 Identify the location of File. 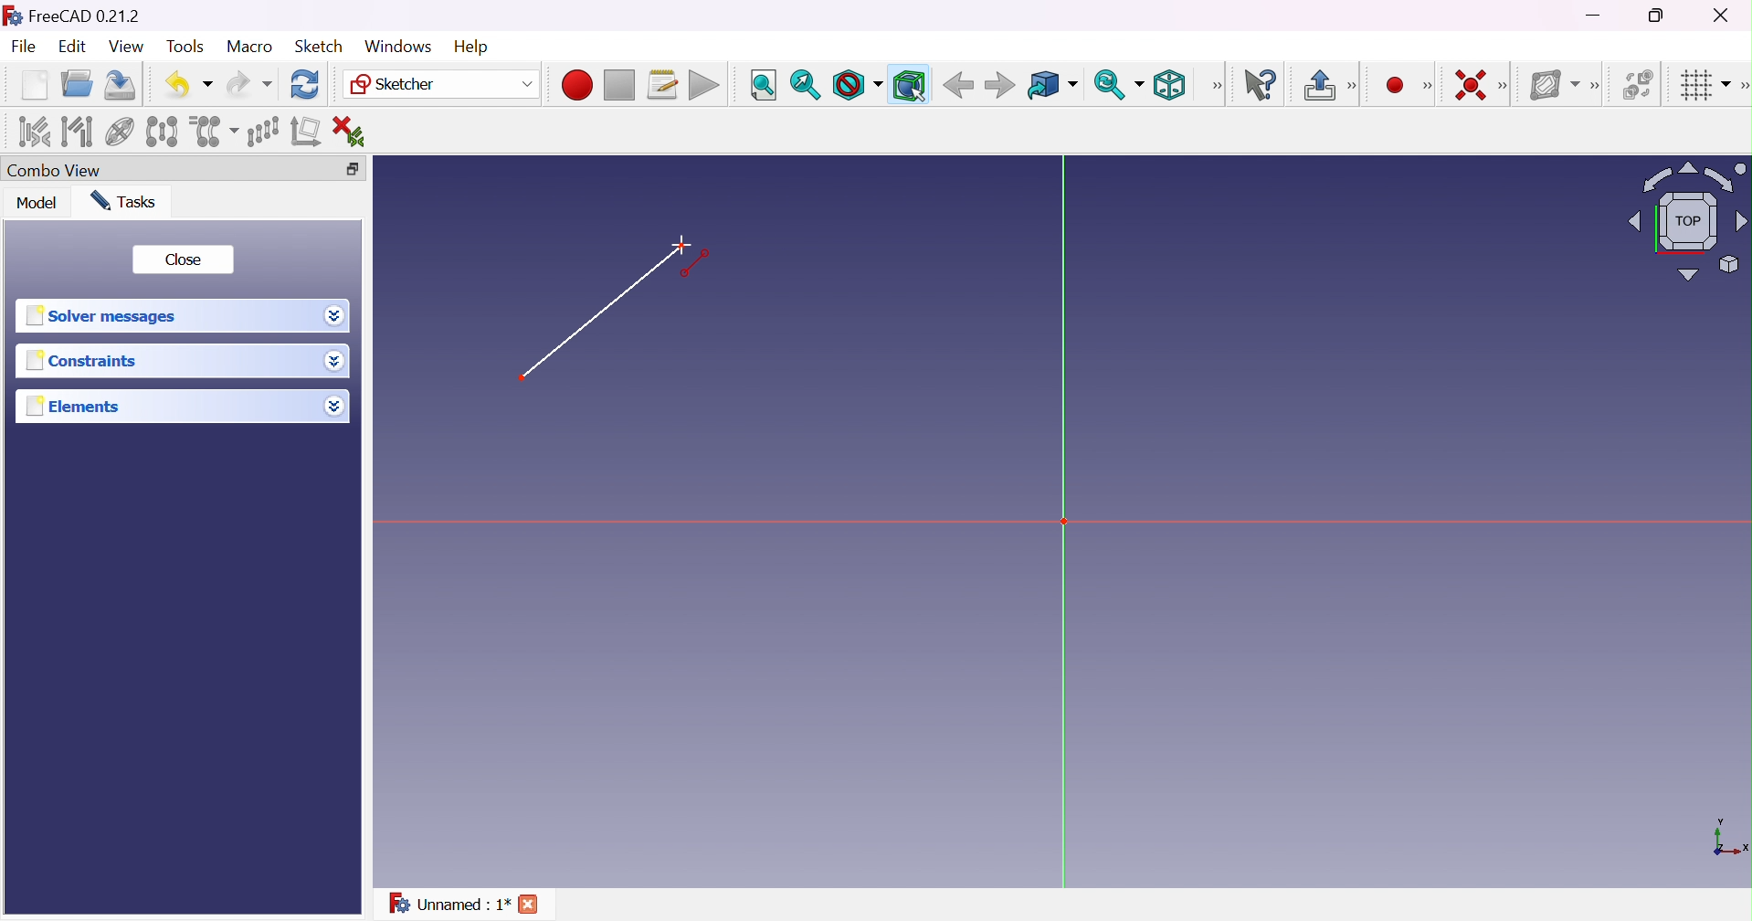
(25, 48).